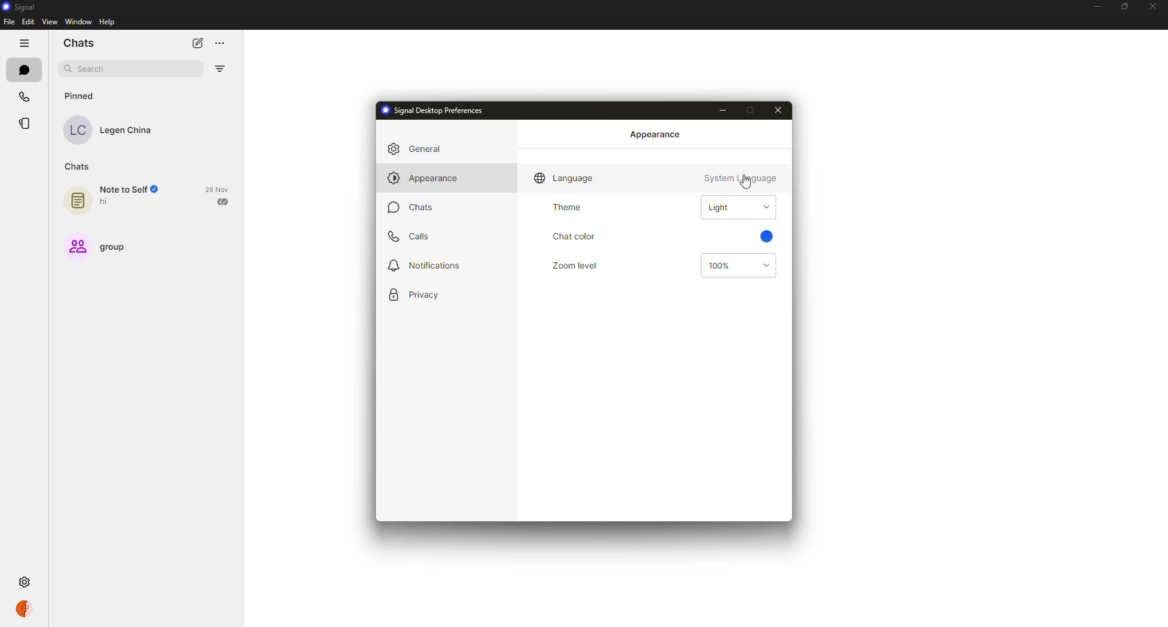 The image size is (1168, 627). Describe the element at coordinates (90, 69) in the screenshot. I see `search` at that location.